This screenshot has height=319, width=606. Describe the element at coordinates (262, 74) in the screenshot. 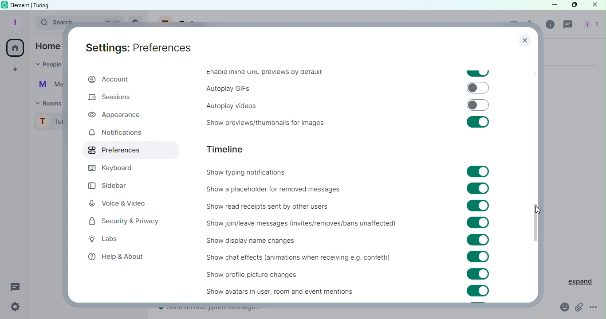

I see `Enable inline URL preview by default` at that location.